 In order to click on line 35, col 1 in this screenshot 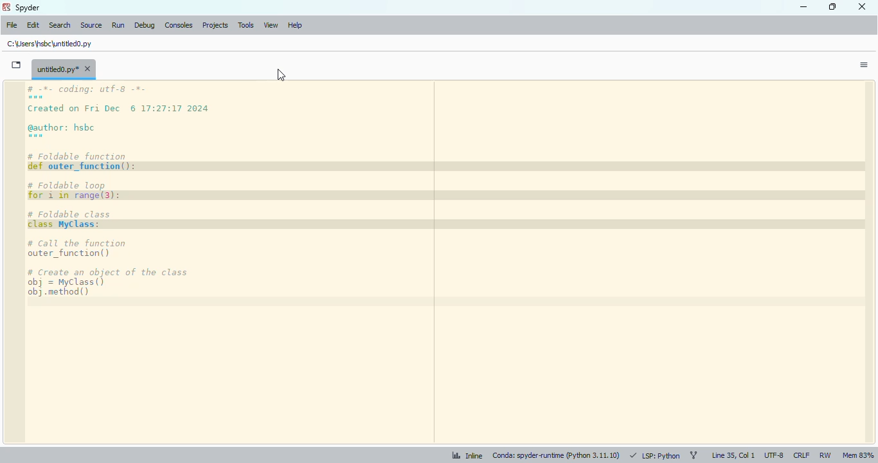, I will do `click(733, 455)`.